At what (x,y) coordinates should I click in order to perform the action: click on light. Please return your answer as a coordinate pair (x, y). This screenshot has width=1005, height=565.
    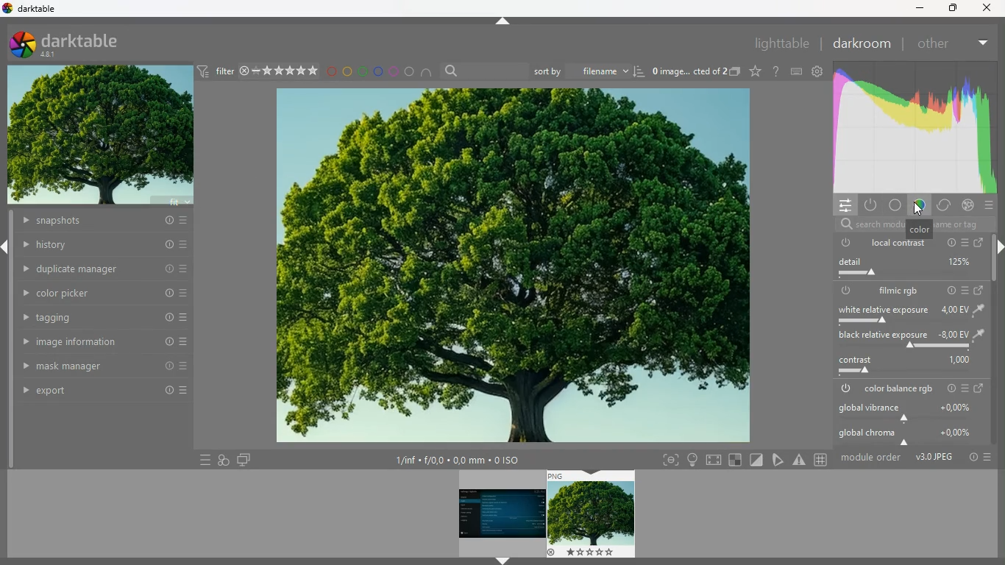
    Looking at the image, I should click on (692, 460).